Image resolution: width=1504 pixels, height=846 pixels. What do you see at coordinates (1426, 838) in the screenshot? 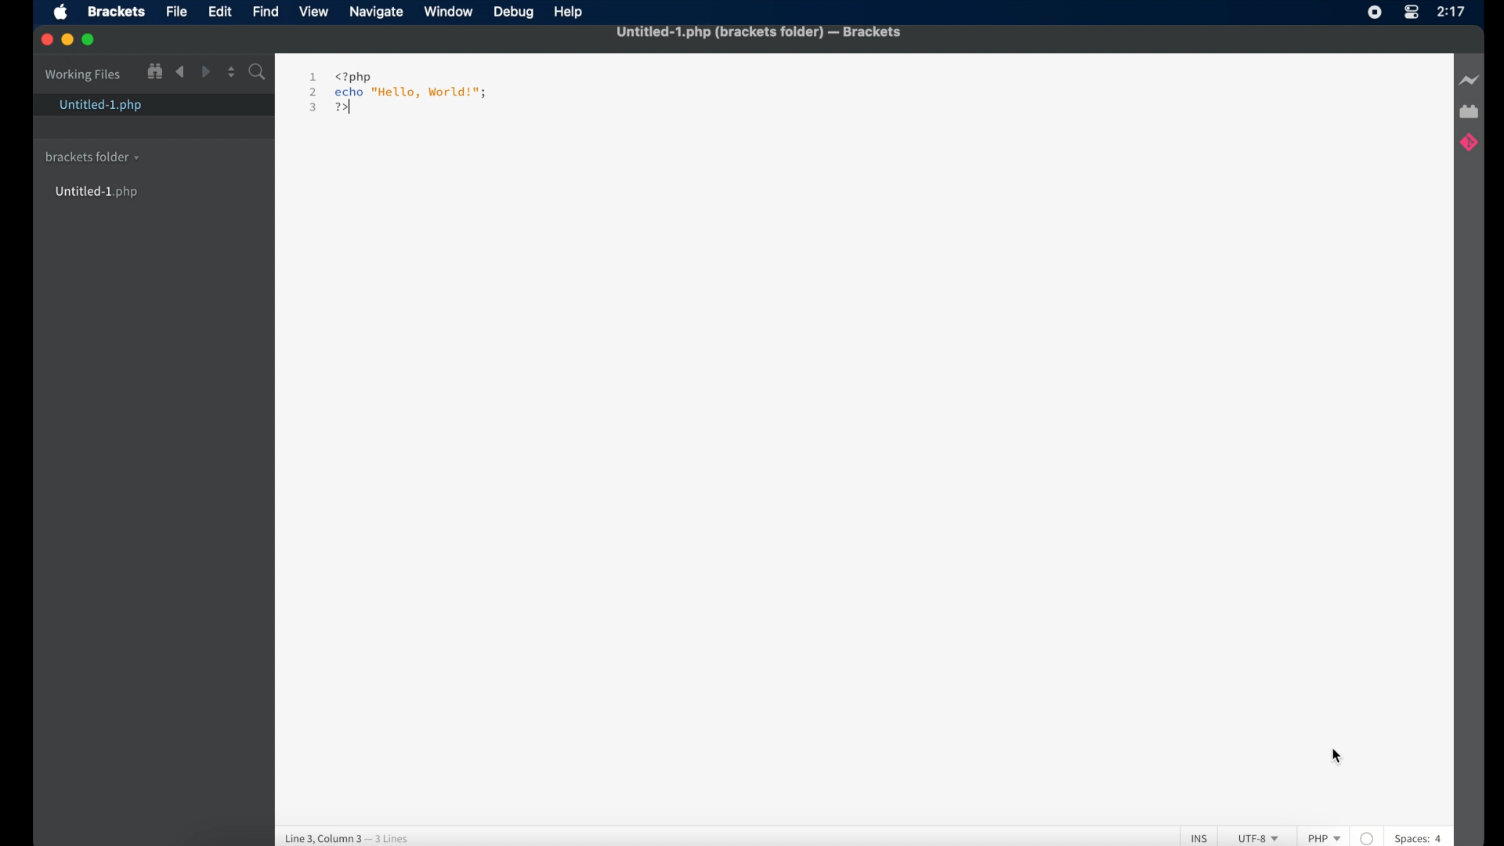
I see `spaces: 4` at bounding box center [1426, 838].